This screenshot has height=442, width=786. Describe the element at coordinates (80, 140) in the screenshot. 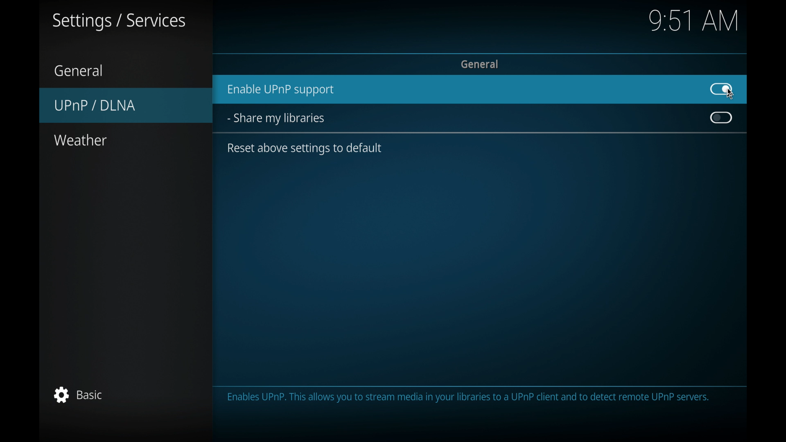

I see `weather` at that location.